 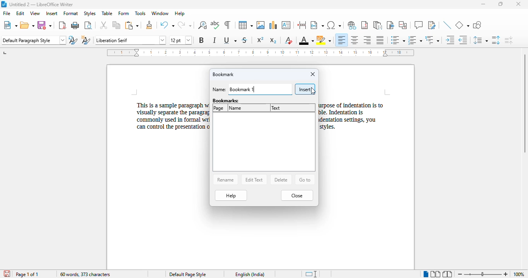 I want to click on open, so click(x=27, y=25).